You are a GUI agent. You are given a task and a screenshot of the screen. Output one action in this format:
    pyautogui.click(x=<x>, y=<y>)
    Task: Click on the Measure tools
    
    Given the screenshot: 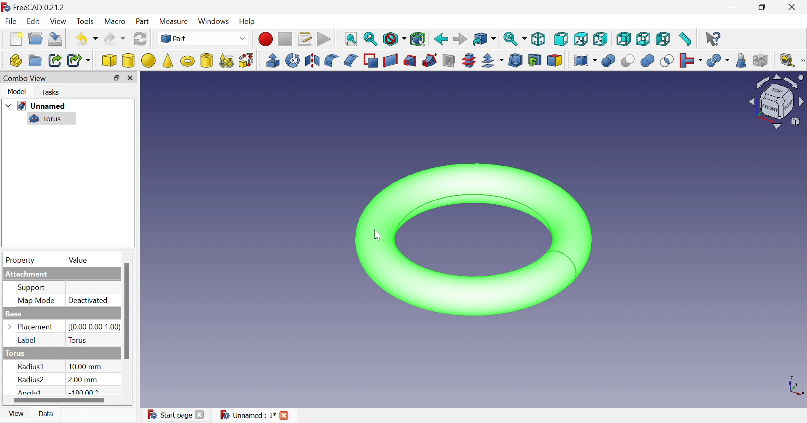 What is the action you would take?
    pyautogui.click(x=786, y=60)
    